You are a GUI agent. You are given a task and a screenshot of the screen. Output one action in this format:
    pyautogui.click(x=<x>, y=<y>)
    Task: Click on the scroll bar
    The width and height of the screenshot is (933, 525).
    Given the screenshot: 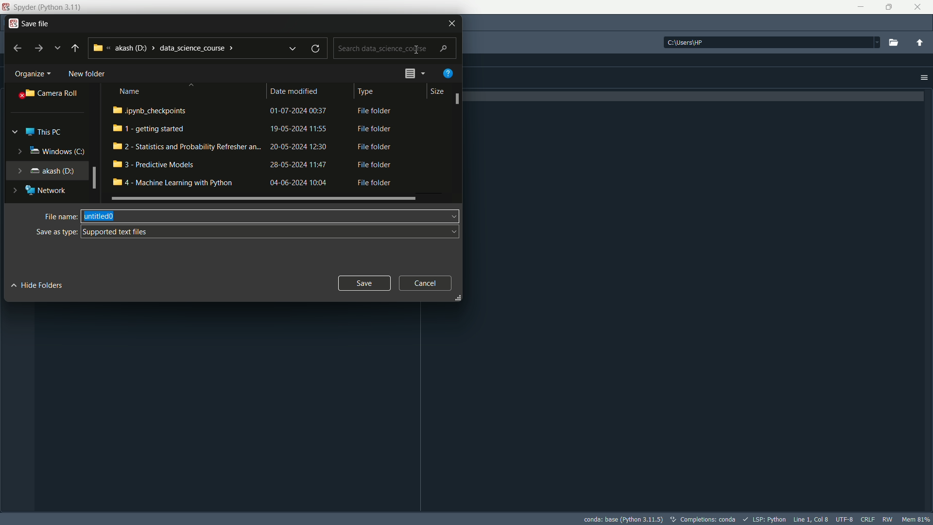 What is the action you would take?
    pyautogui.click(x=94, y=178)
    